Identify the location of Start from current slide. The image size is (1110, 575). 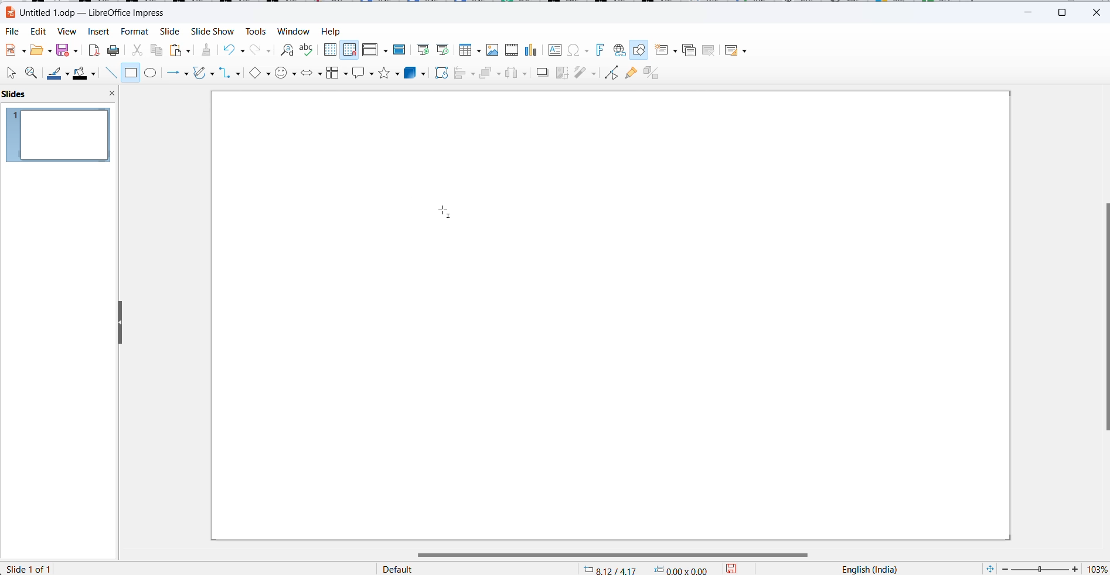
(443, 50).